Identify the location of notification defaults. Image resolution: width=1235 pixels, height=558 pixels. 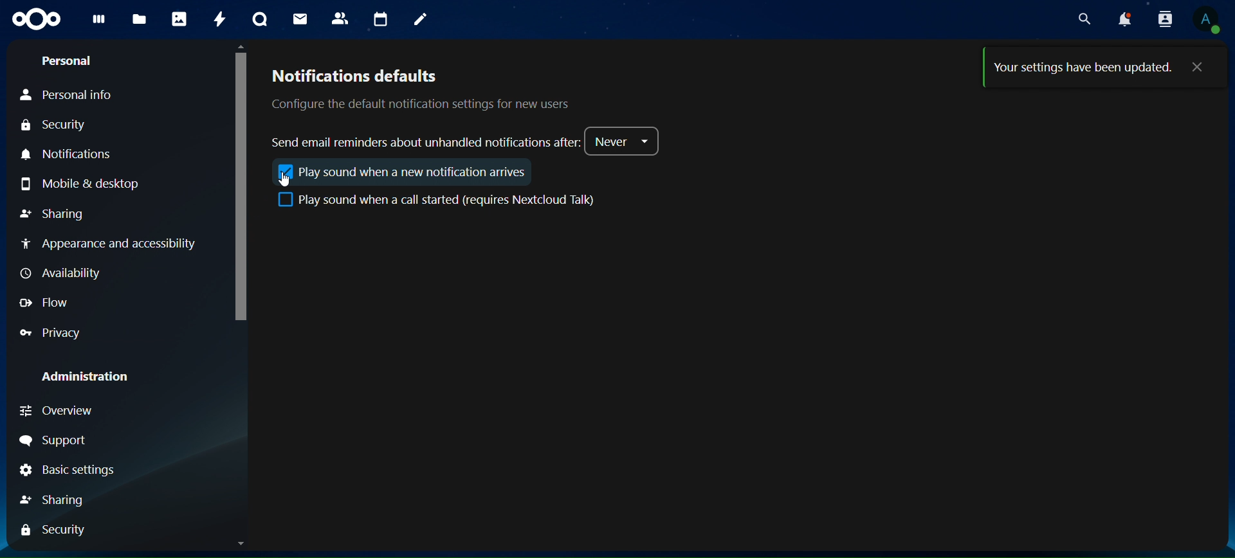
(436, 89).